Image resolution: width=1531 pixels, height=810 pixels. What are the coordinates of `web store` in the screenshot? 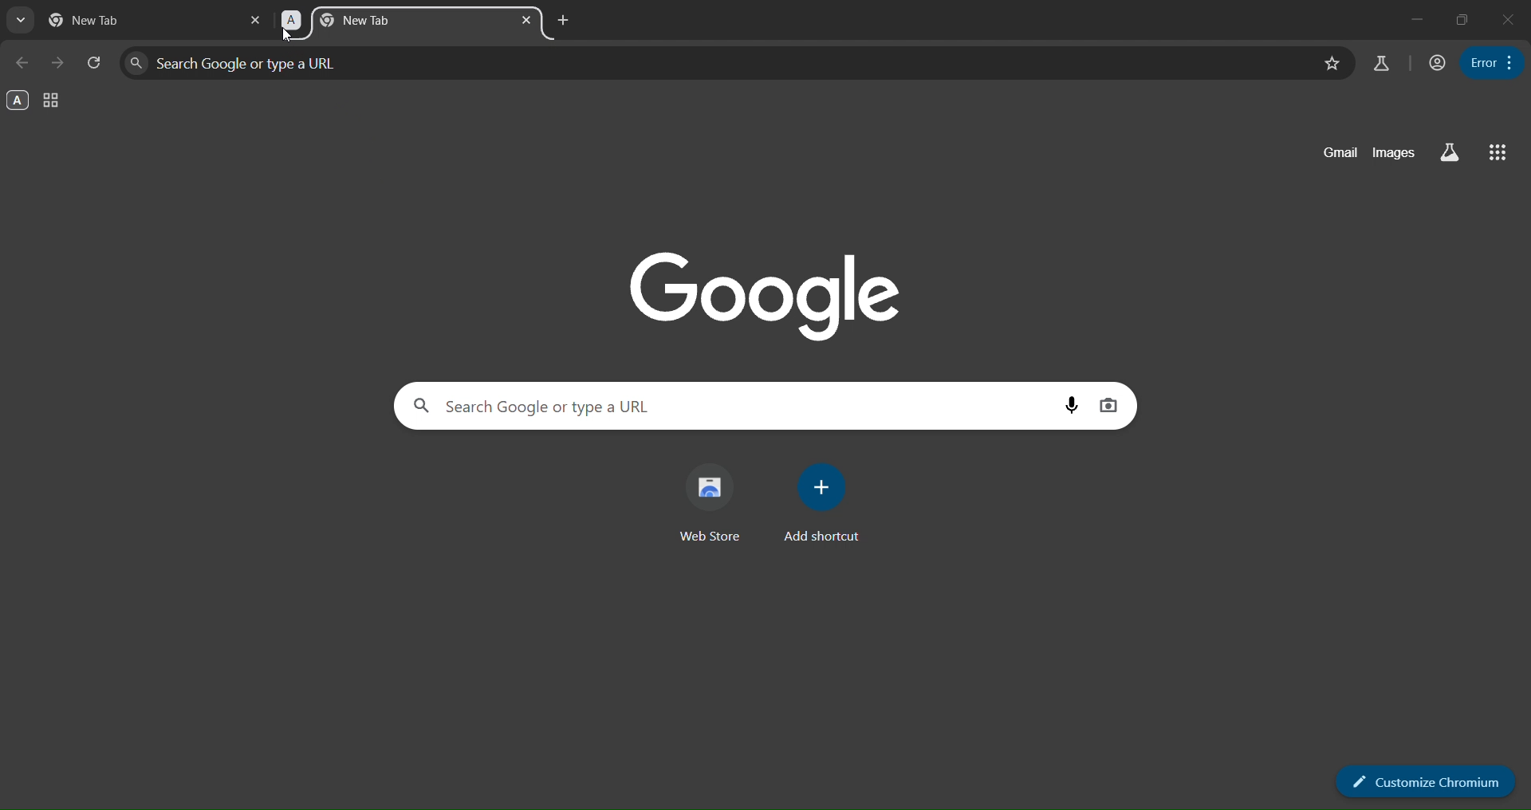 It's located at (716, 505).